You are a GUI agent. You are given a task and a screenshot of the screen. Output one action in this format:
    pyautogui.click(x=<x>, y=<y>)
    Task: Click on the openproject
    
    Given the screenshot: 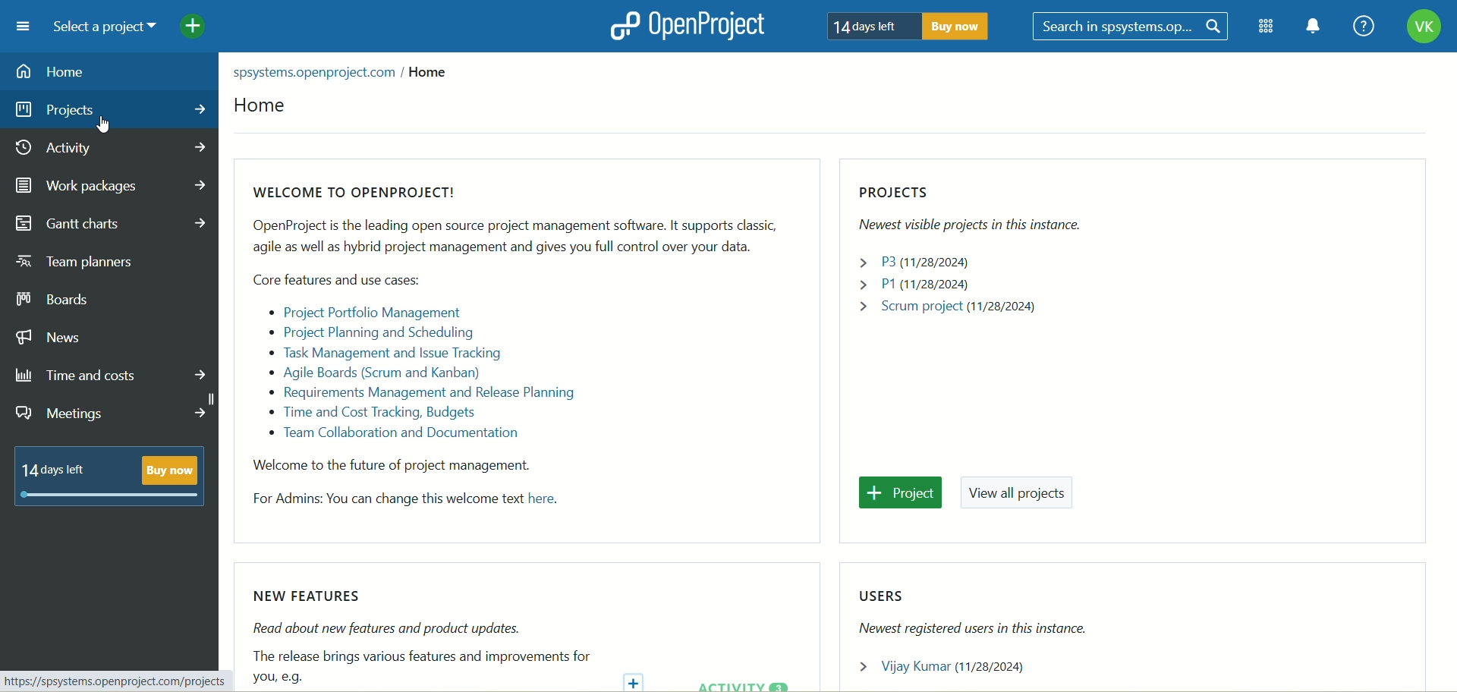 What is the action you would take?
    pyautogui.click(x=686, y=25)
    